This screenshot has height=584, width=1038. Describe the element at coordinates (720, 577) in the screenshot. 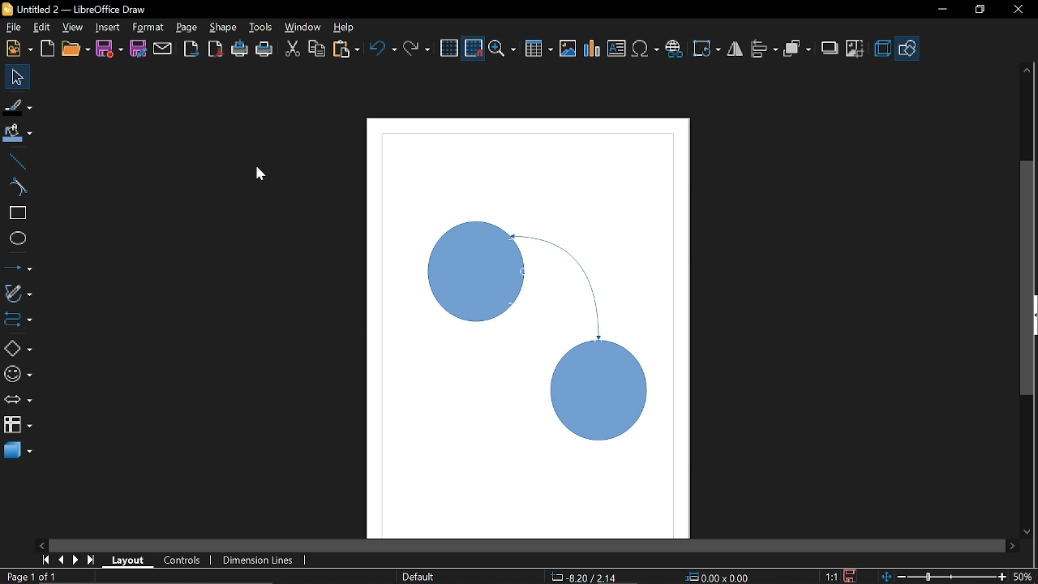

I see `Location` at that location.